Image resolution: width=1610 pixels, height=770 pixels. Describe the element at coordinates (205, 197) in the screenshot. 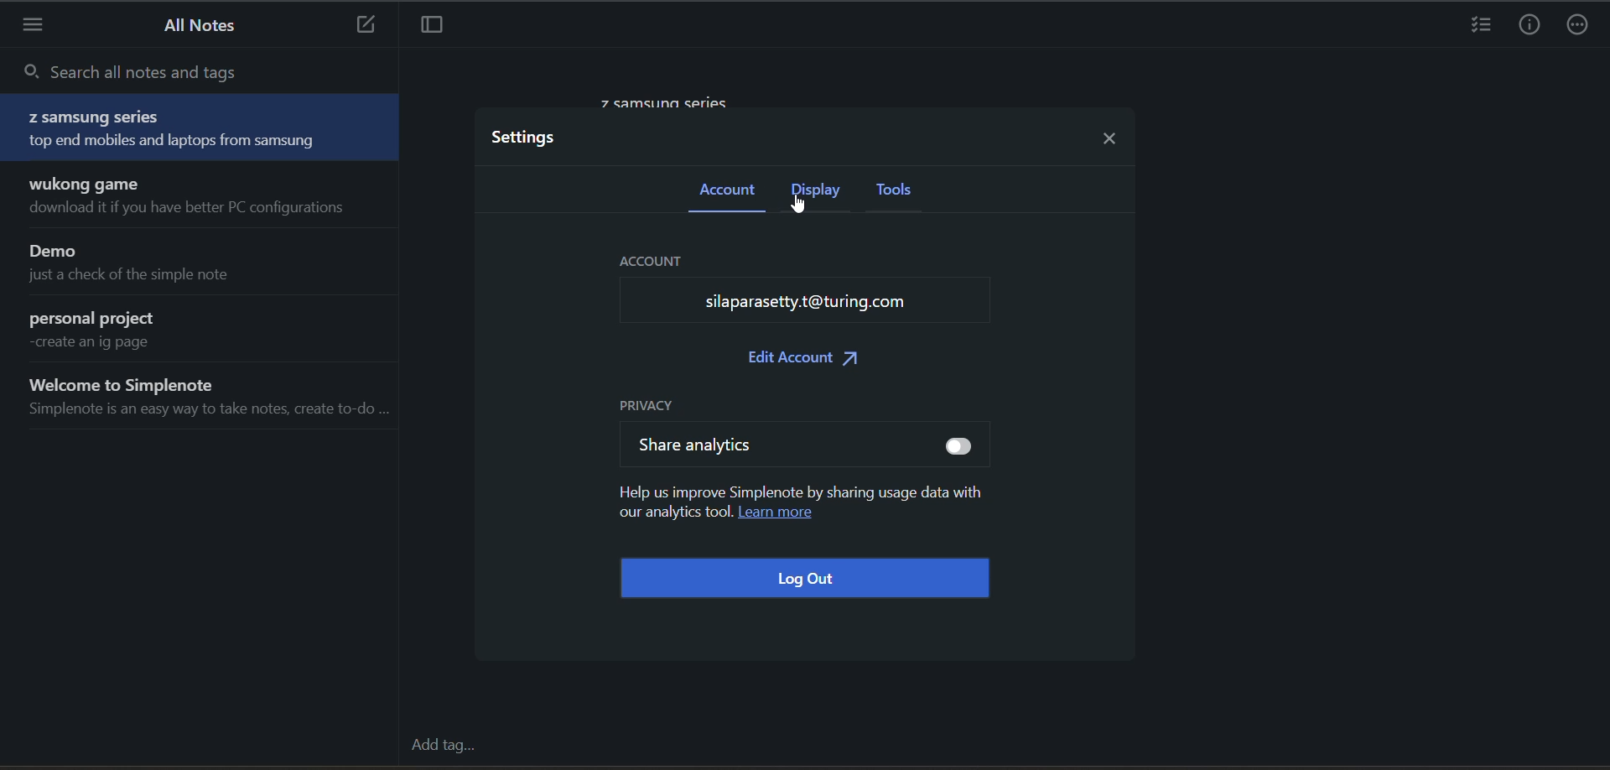

I see `wukong game
download it if you have better PC configurations` at that location.